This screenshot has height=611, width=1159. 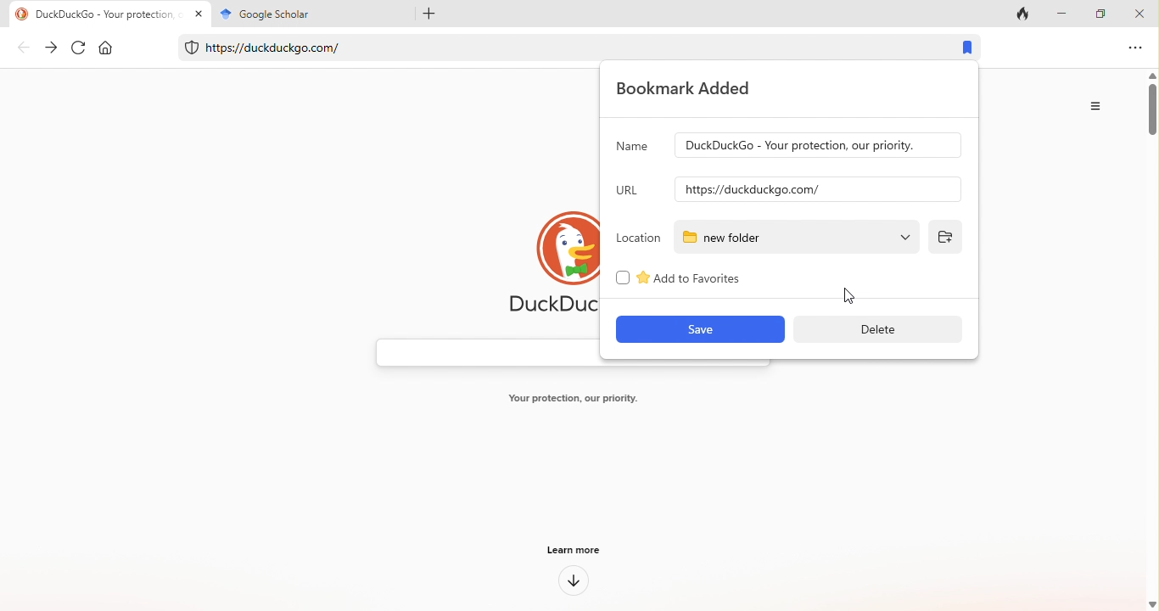 What do you see at coordinates (691, 277) in the screenshot?
I see `add to favourites` at bounding box center [691, 277].